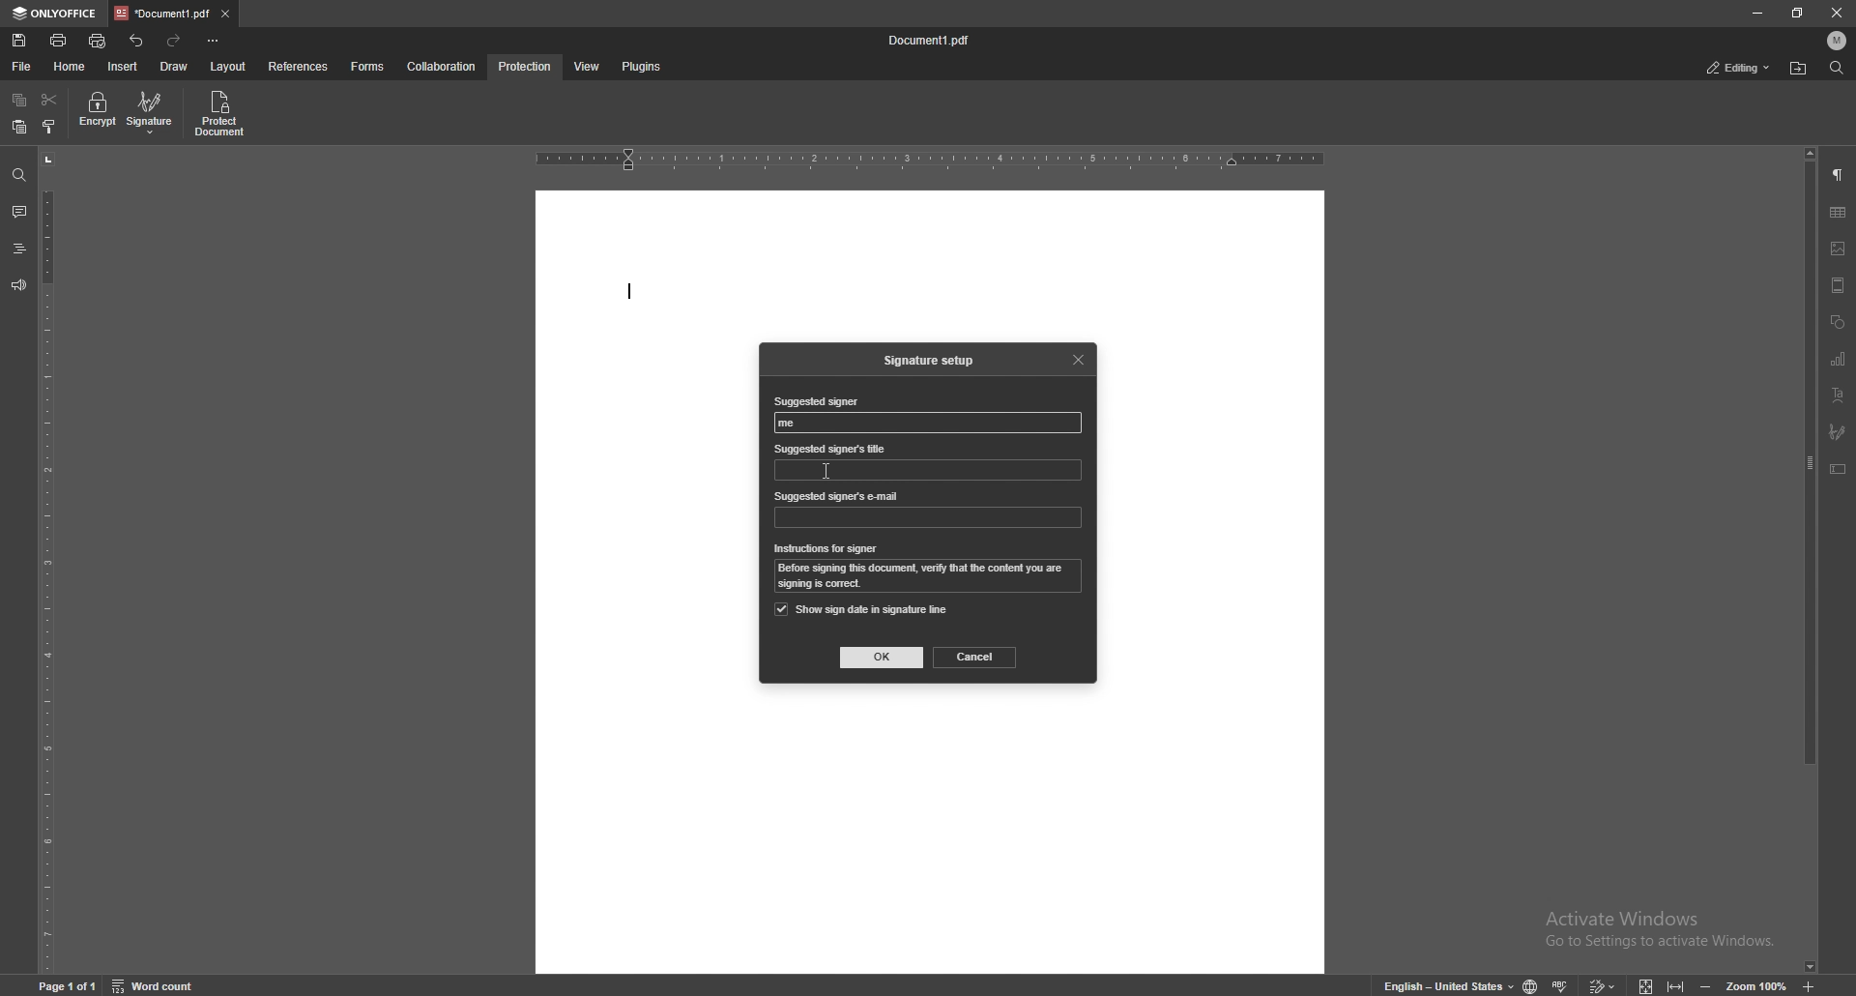 The image size is (1856, 996). What do you see at coordinates (301, 66) in the screenshot?
I see `references` at bounding box center [301, 66].